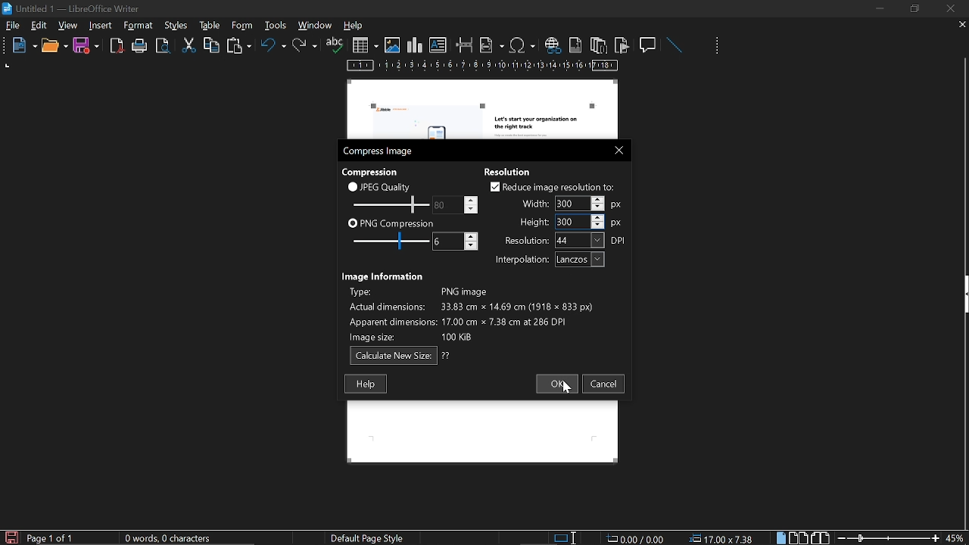 The width and height of the screenshot is (969, 545). What do you see at coordinates (917, 8) in the screenshot?
I see `restore down` at bounding box center [917, 8].